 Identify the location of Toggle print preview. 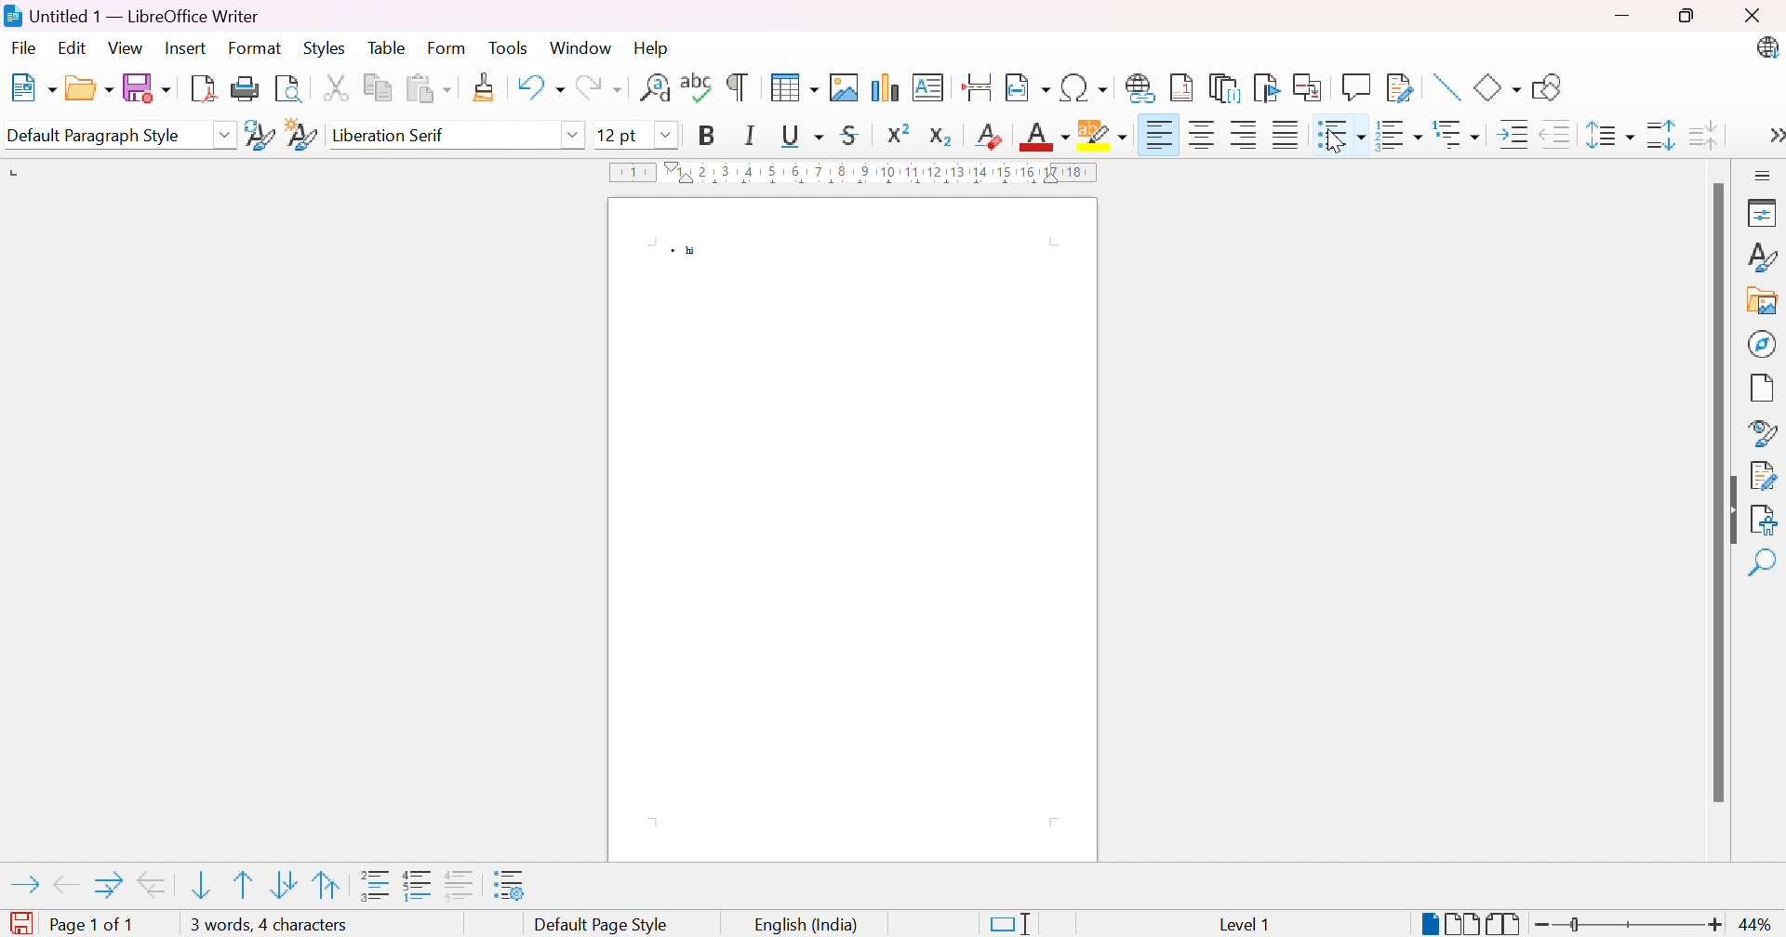
(294, 90).